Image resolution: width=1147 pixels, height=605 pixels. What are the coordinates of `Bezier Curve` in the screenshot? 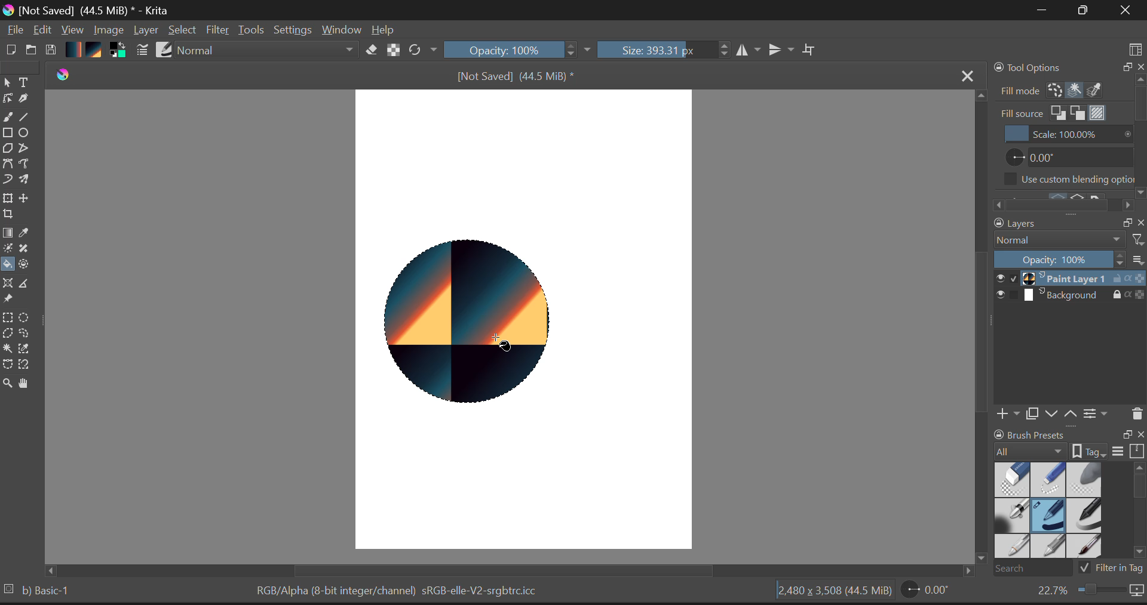 It's located at (8, 164).